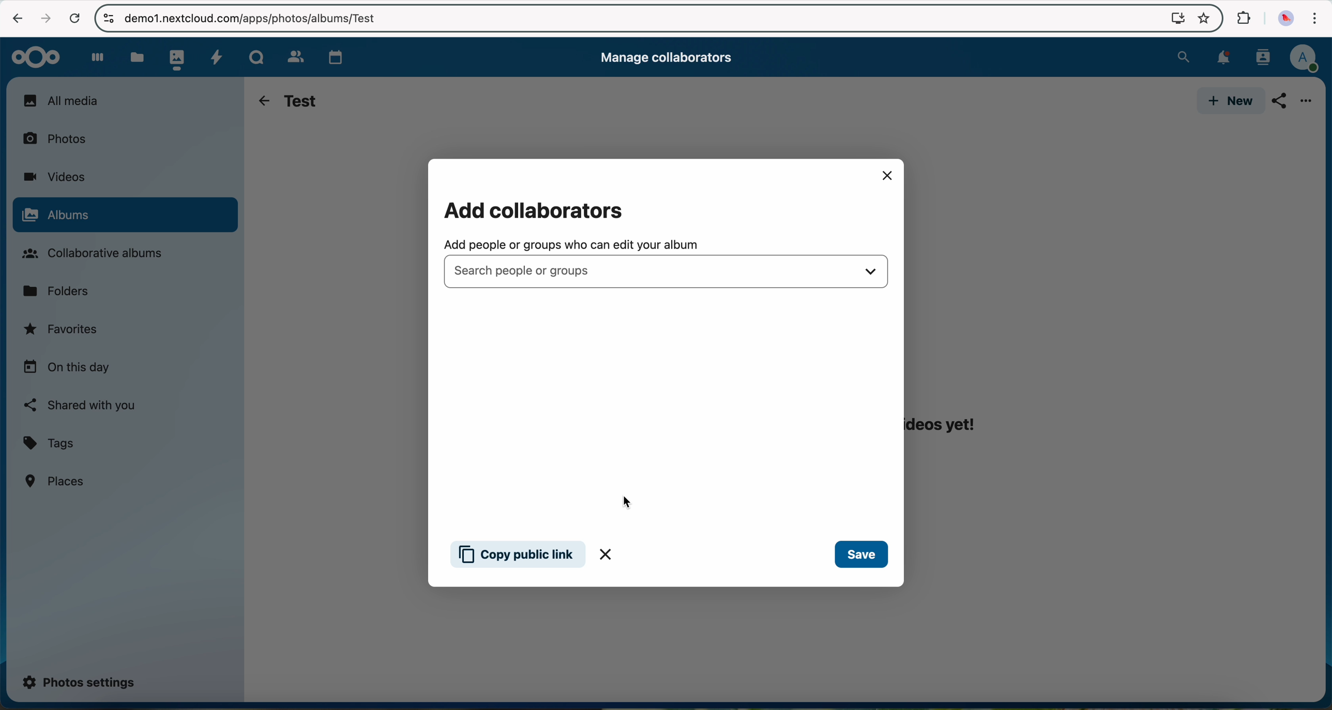  I want to click on favorites, so click(1203, 20).